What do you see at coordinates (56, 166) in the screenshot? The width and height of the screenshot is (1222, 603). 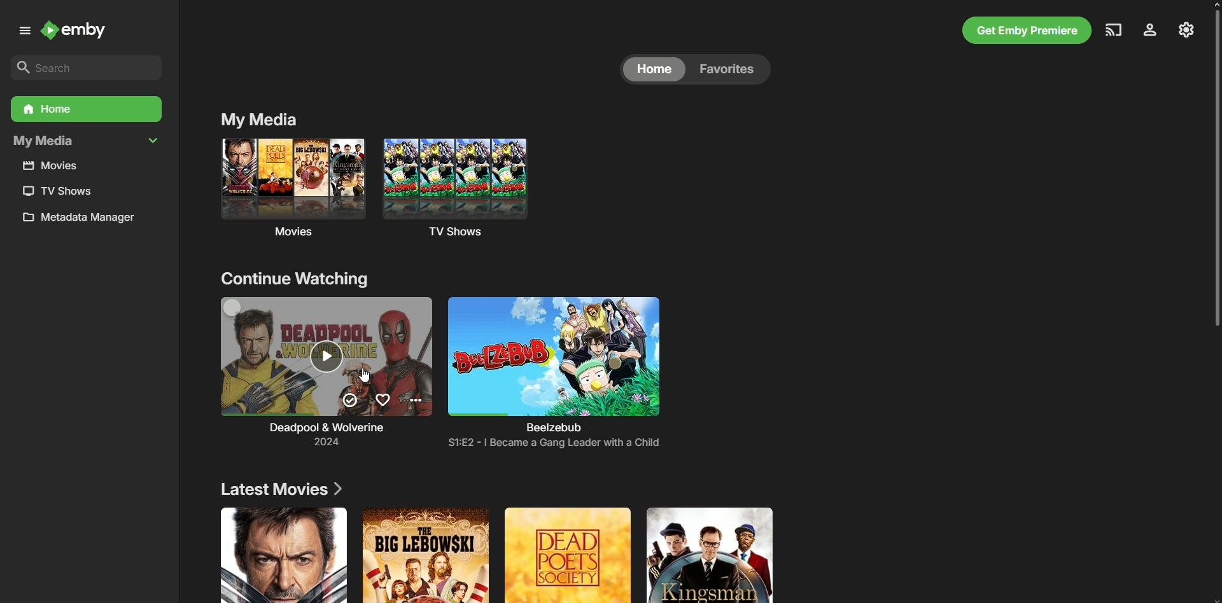 I see `Movies` at bounding box center [56, 166].